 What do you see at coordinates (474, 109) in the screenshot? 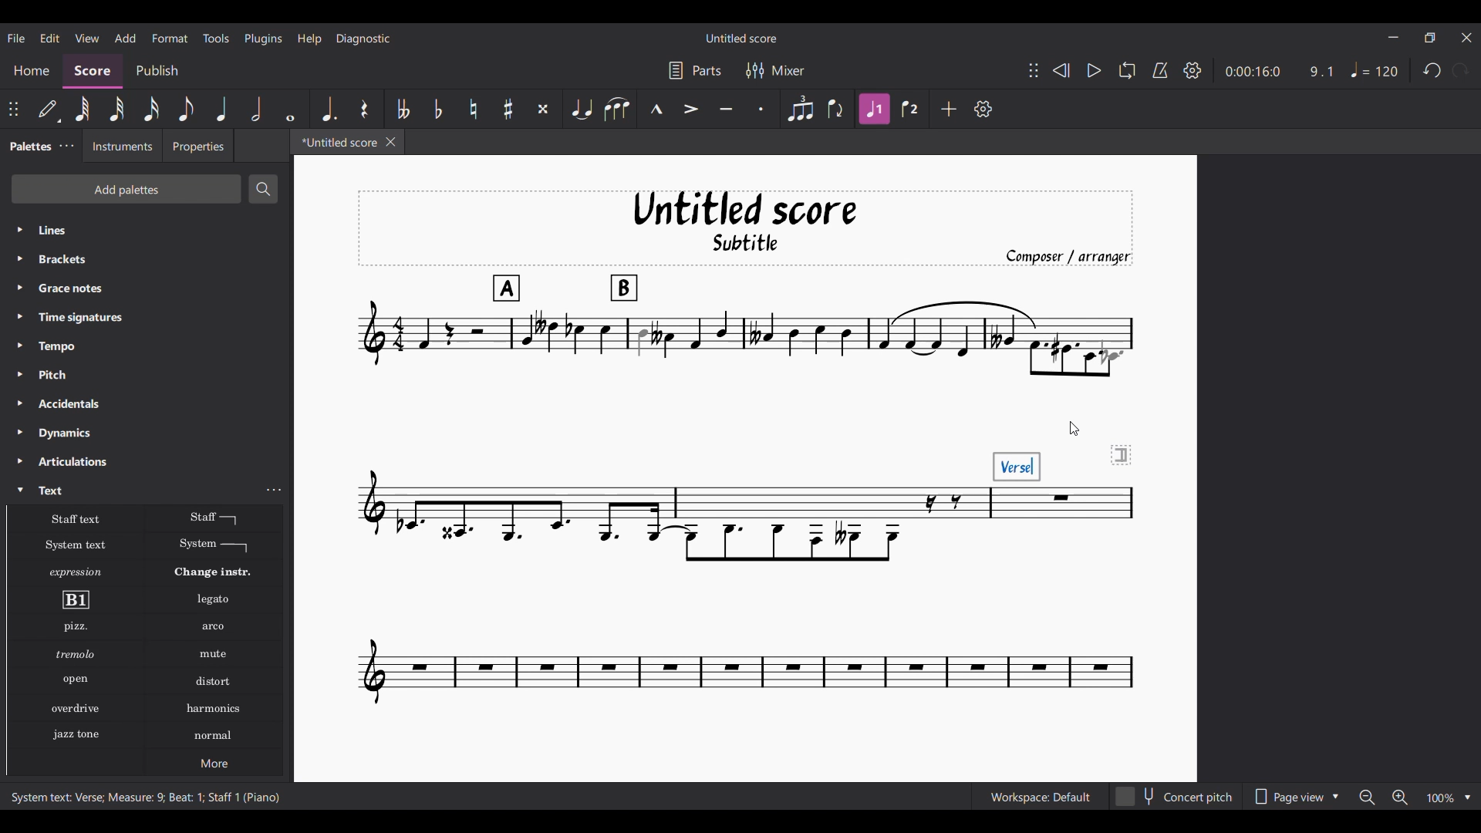
I see `Toggle natural` at bounding box center [474, 109].